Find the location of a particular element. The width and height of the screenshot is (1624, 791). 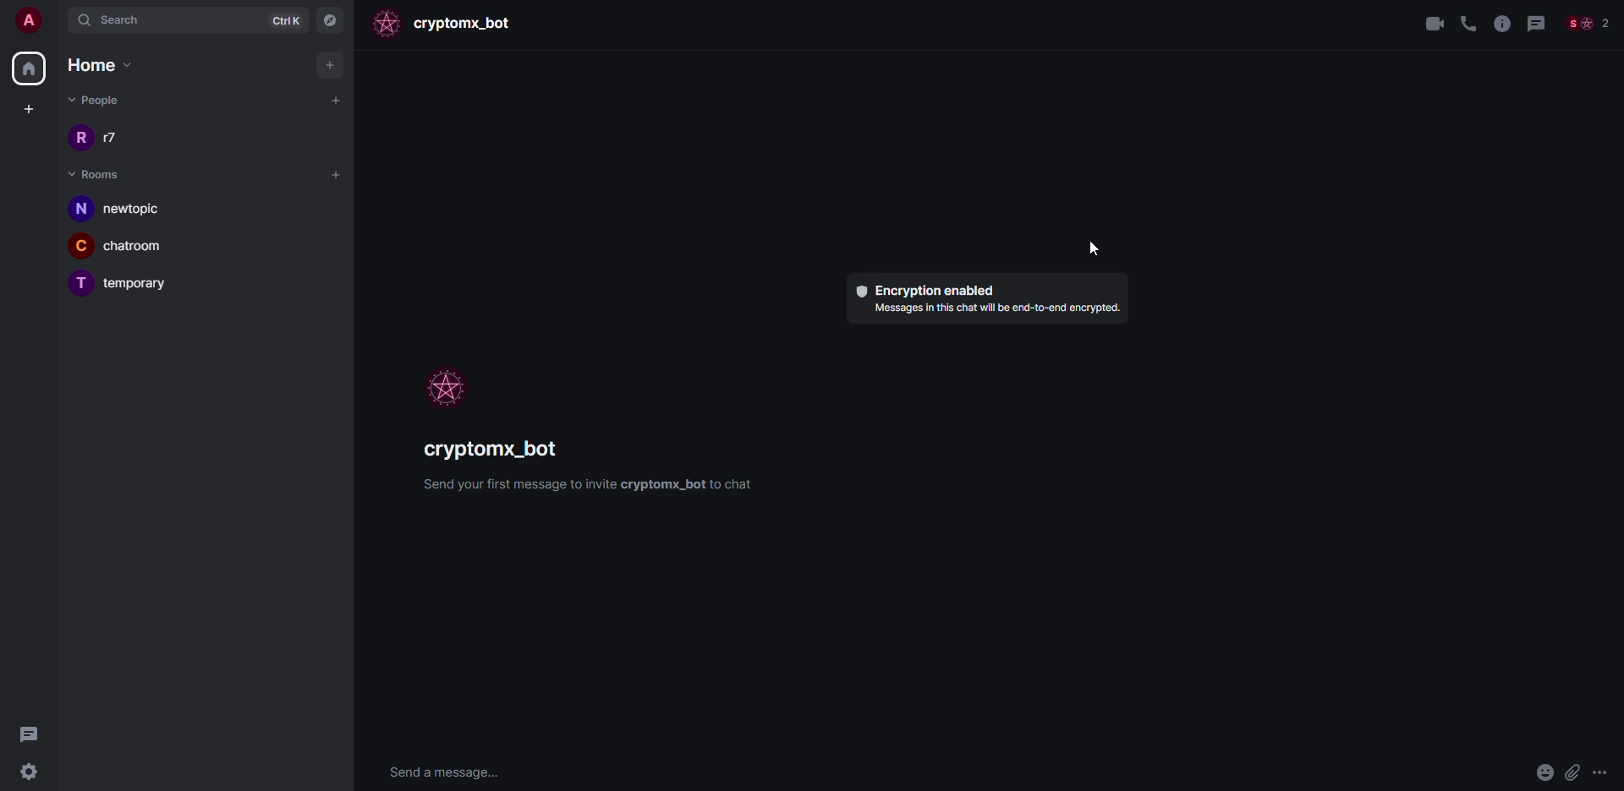

emoji is located at coordinates (1544, 772).